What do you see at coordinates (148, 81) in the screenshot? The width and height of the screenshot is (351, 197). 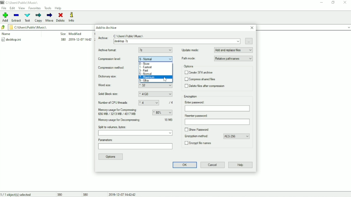 I see `9 - Ultra` at bounding box center [148, 81].